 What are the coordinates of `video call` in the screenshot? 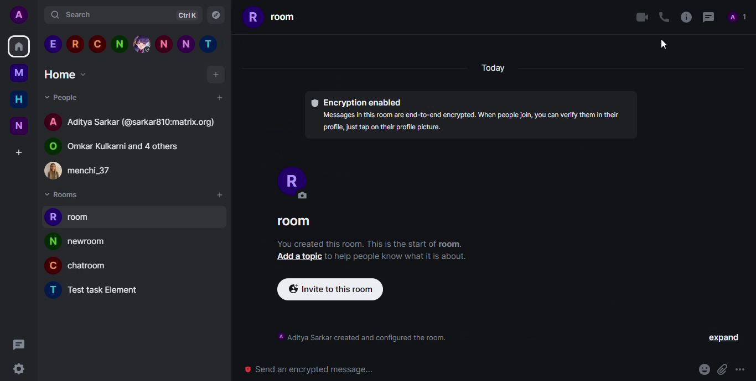 It's located at (639, 17).